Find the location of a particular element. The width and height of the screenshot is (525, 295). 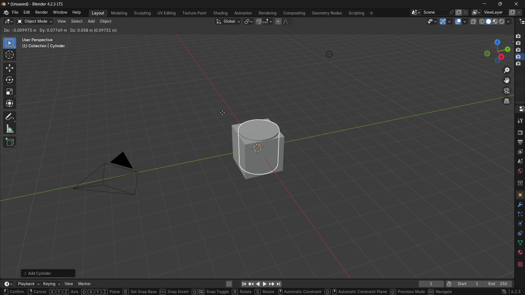

view layer is located at coordinates (475, 12).